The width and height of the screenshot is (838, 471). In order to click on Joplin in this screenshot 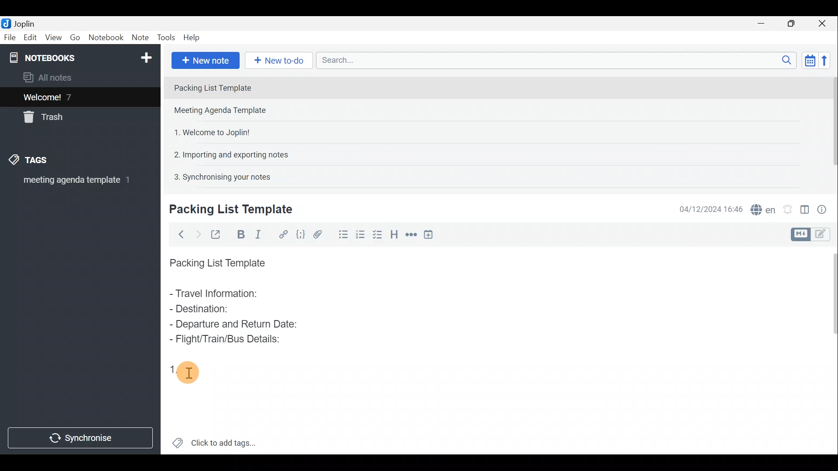, I will do `click(21, 23)`.